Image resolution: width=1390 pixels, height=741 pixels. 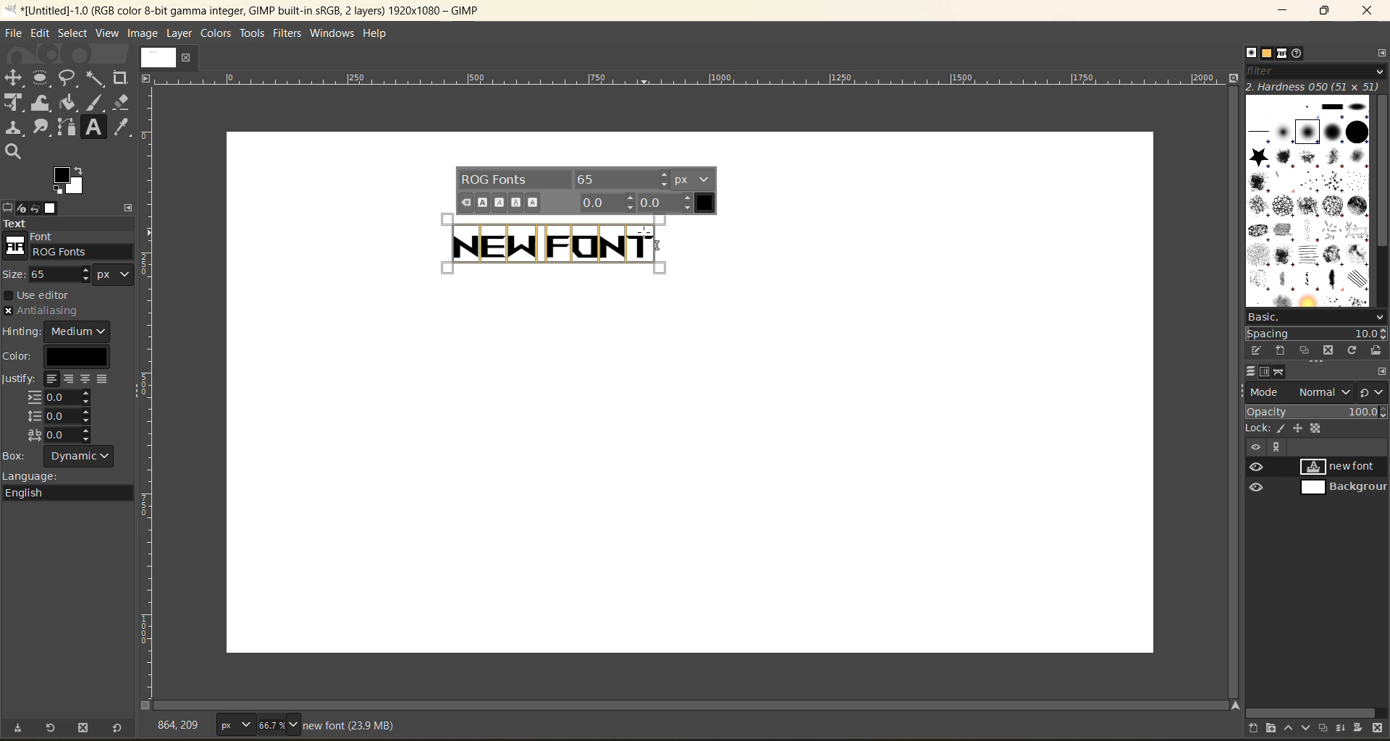 What do you see at coordinates (69, 116) in the screenshot?
I see `tools` at bounding box center [69, 116].